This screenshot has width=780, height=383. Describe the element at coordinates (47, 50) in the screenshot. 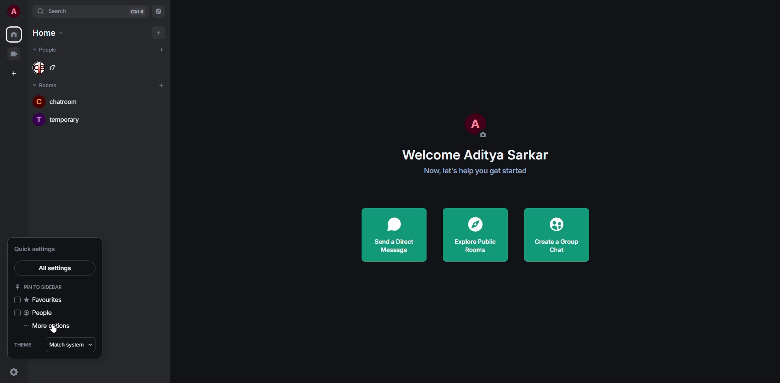

I see `people` at that location.